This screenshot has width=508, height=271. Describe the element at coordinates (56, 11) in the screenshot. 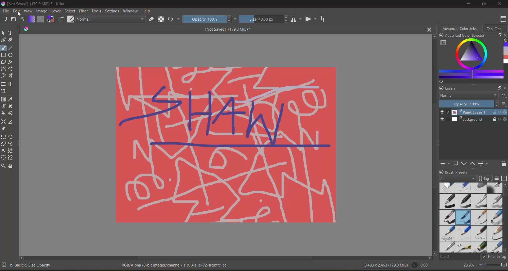

I see `layer` at that location.